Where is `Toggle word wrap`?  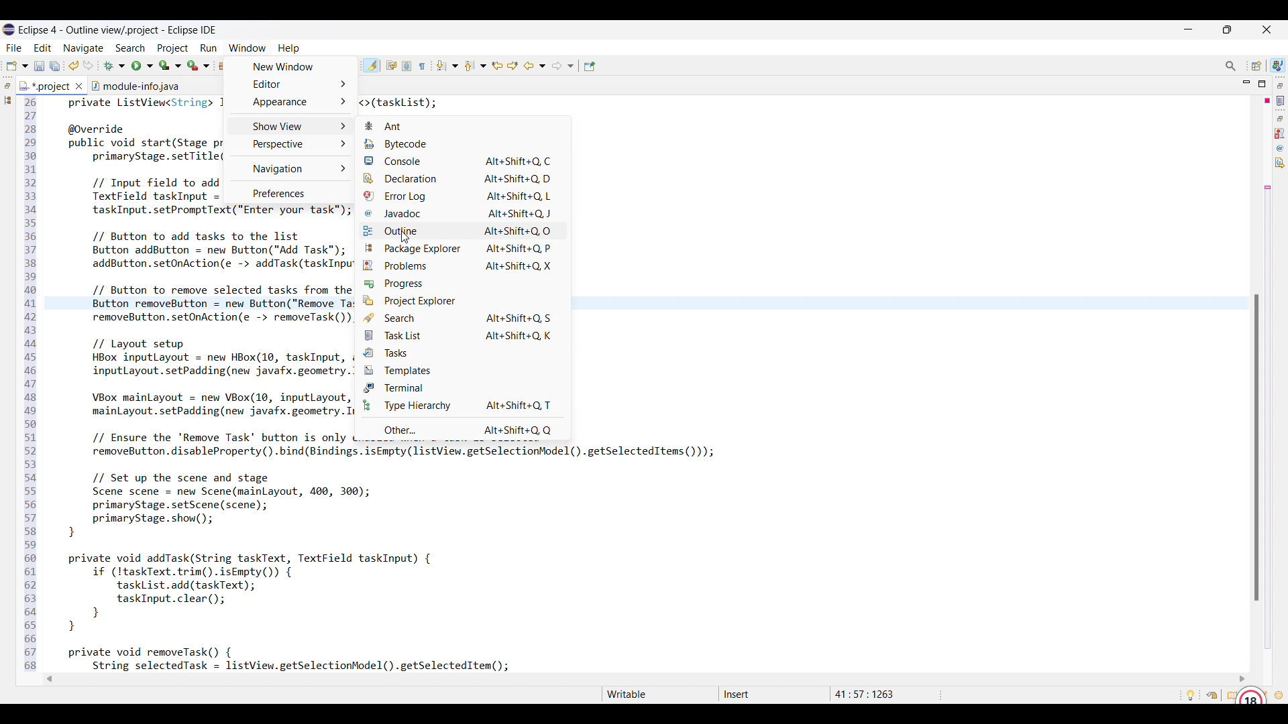 Toggle word wrap is located at coordinates (391, 65).